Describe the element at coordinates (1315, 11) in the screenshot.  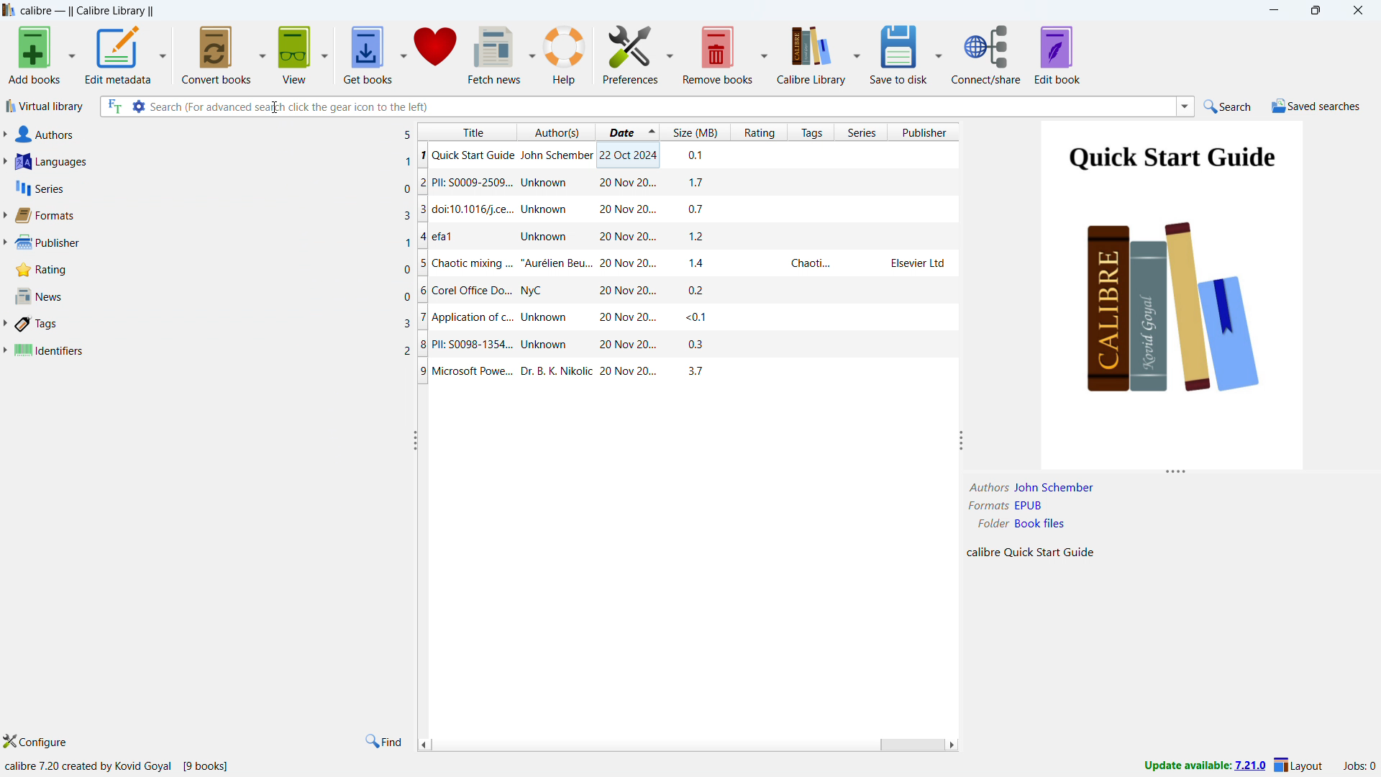
I see `maximize` at that location.